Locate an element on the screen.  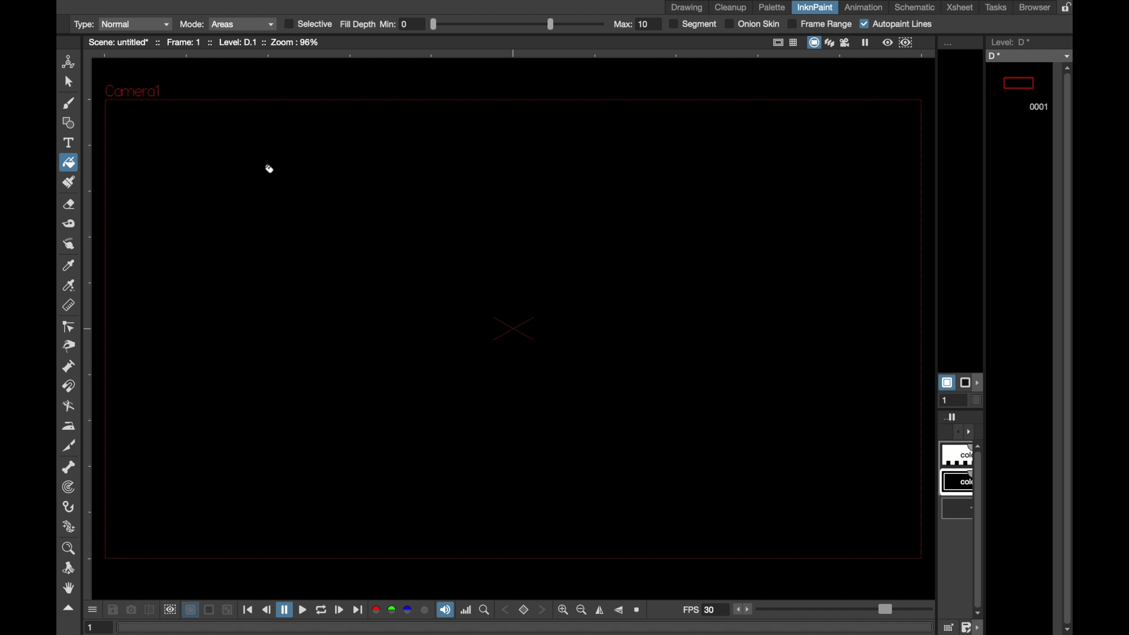
hand tool is located at coordinates (69, 589).